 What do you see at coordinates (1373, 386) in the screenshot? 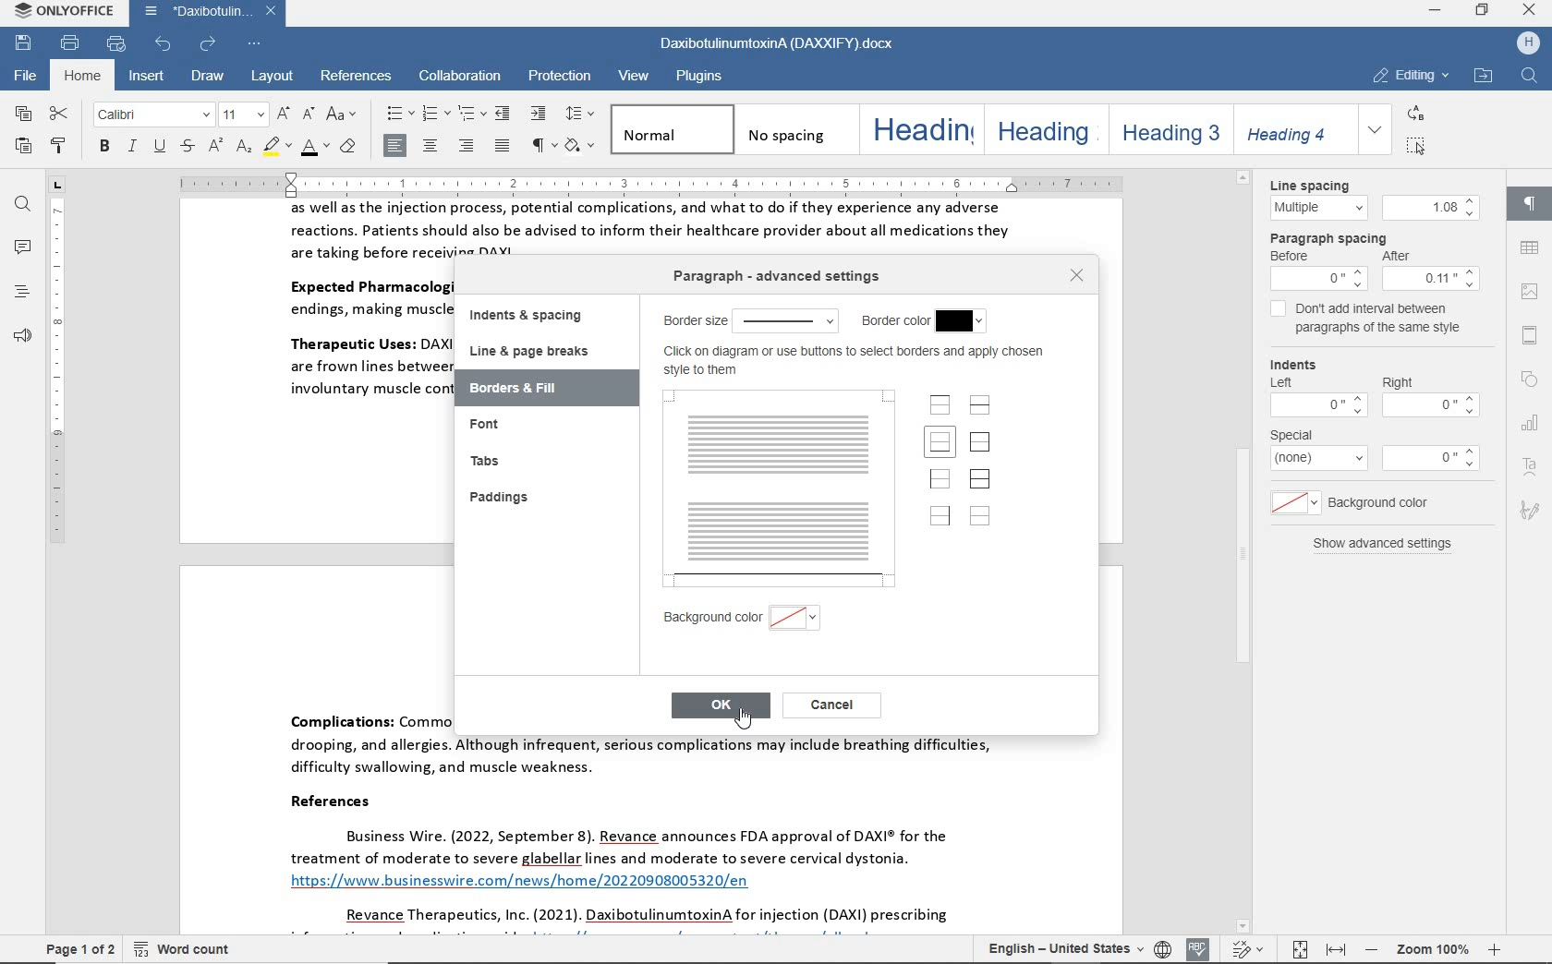
I see `Indents` at bounding box center [1373, 386].